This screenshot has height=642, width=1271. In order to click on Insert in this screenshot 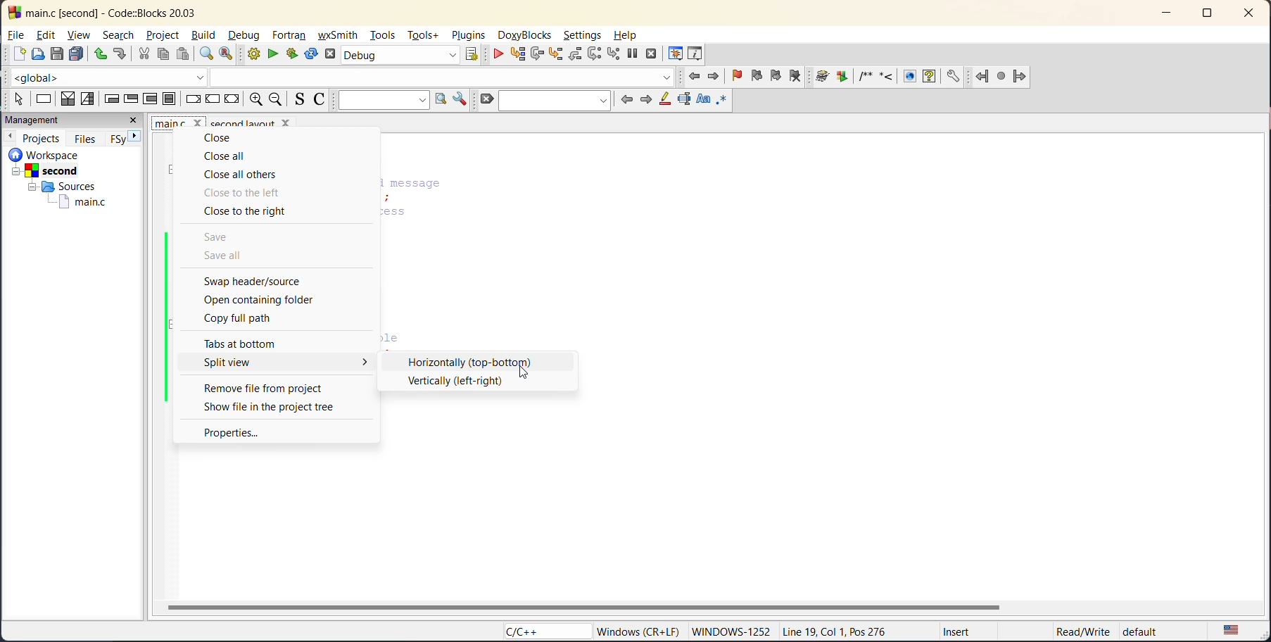, I will do `click(959, 631)`.